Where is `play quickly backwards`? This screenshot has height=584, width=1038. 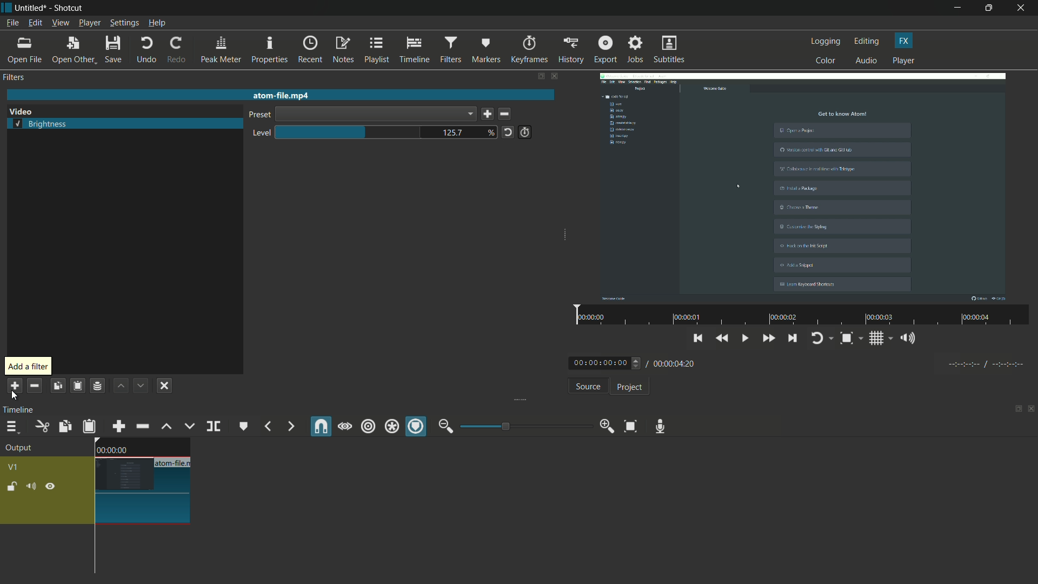
play quickly backwards is located at coordinates (723, 339).